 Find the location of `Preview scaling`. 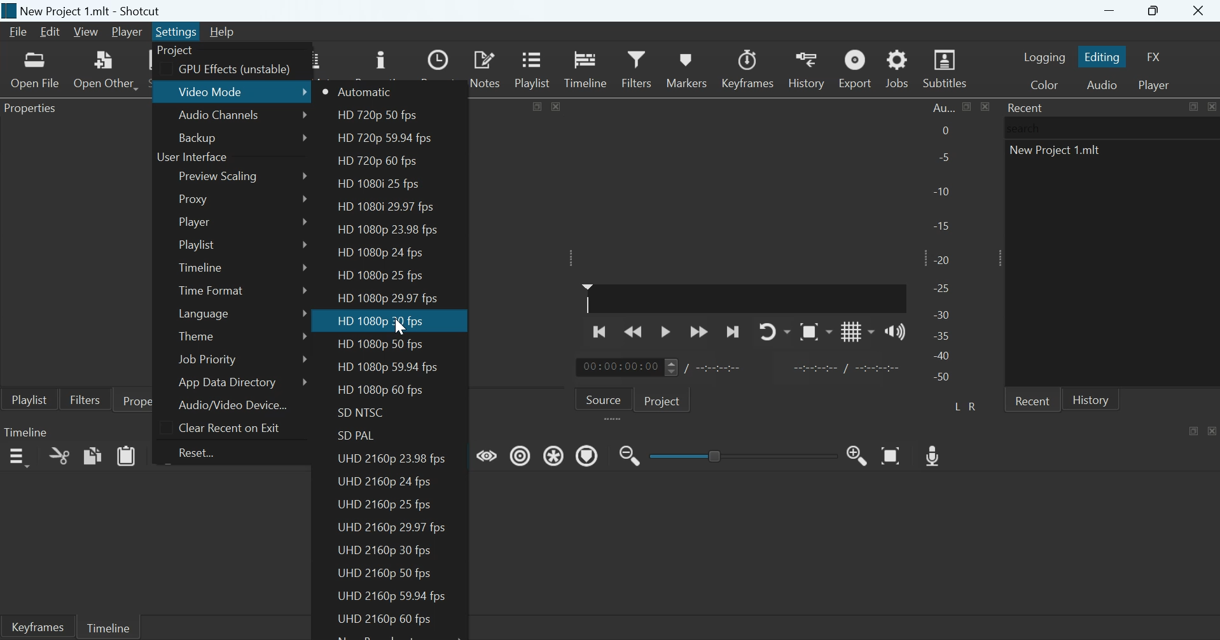

Preview scaling is located at coordinates (221, 177).